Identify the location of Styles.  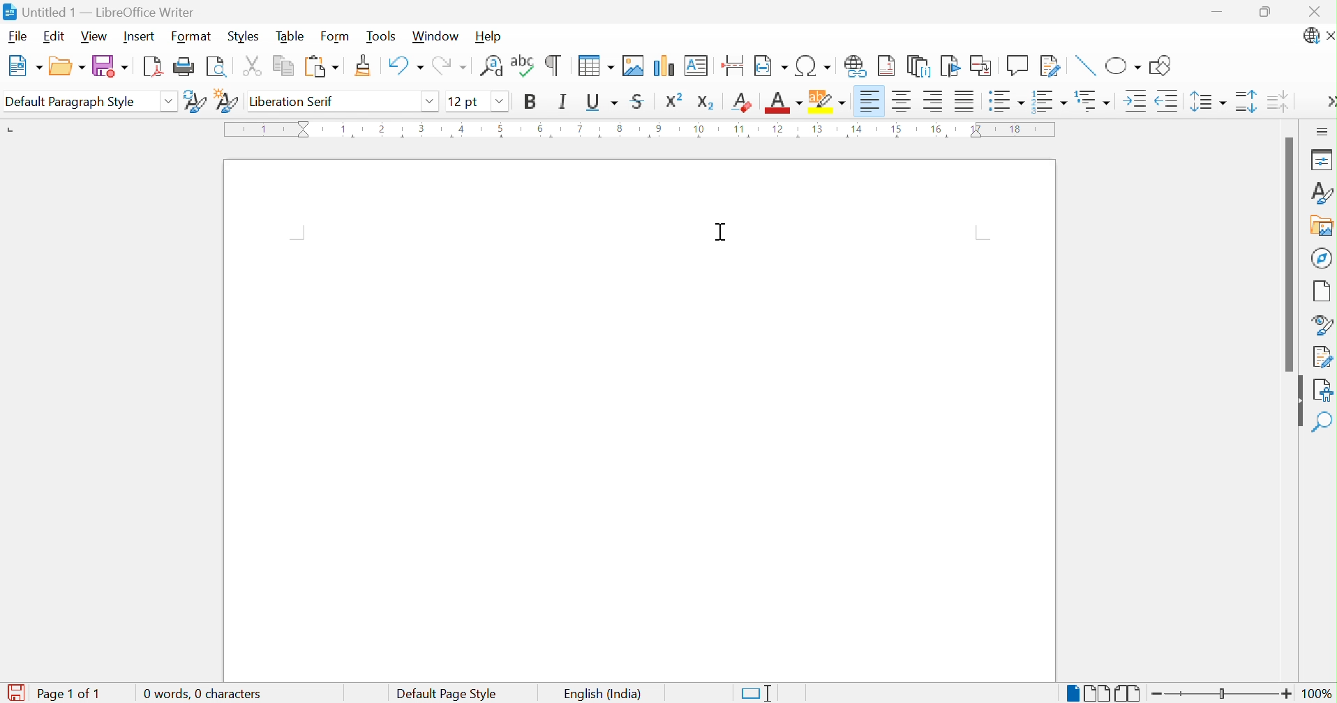
(248, 37).